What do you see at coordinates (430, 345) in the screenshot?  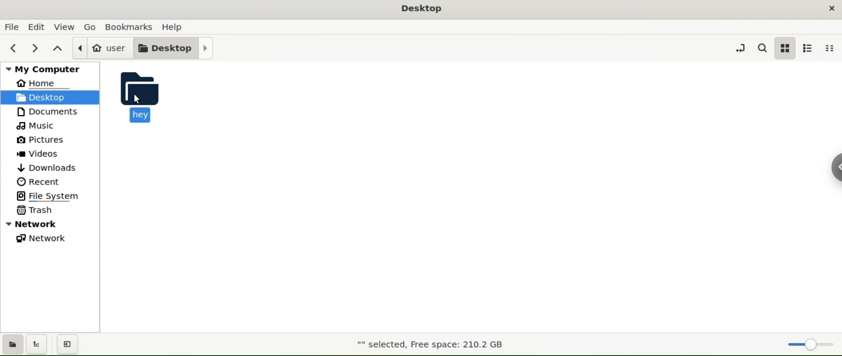 I see `storage` at bounding box center [430, 345].